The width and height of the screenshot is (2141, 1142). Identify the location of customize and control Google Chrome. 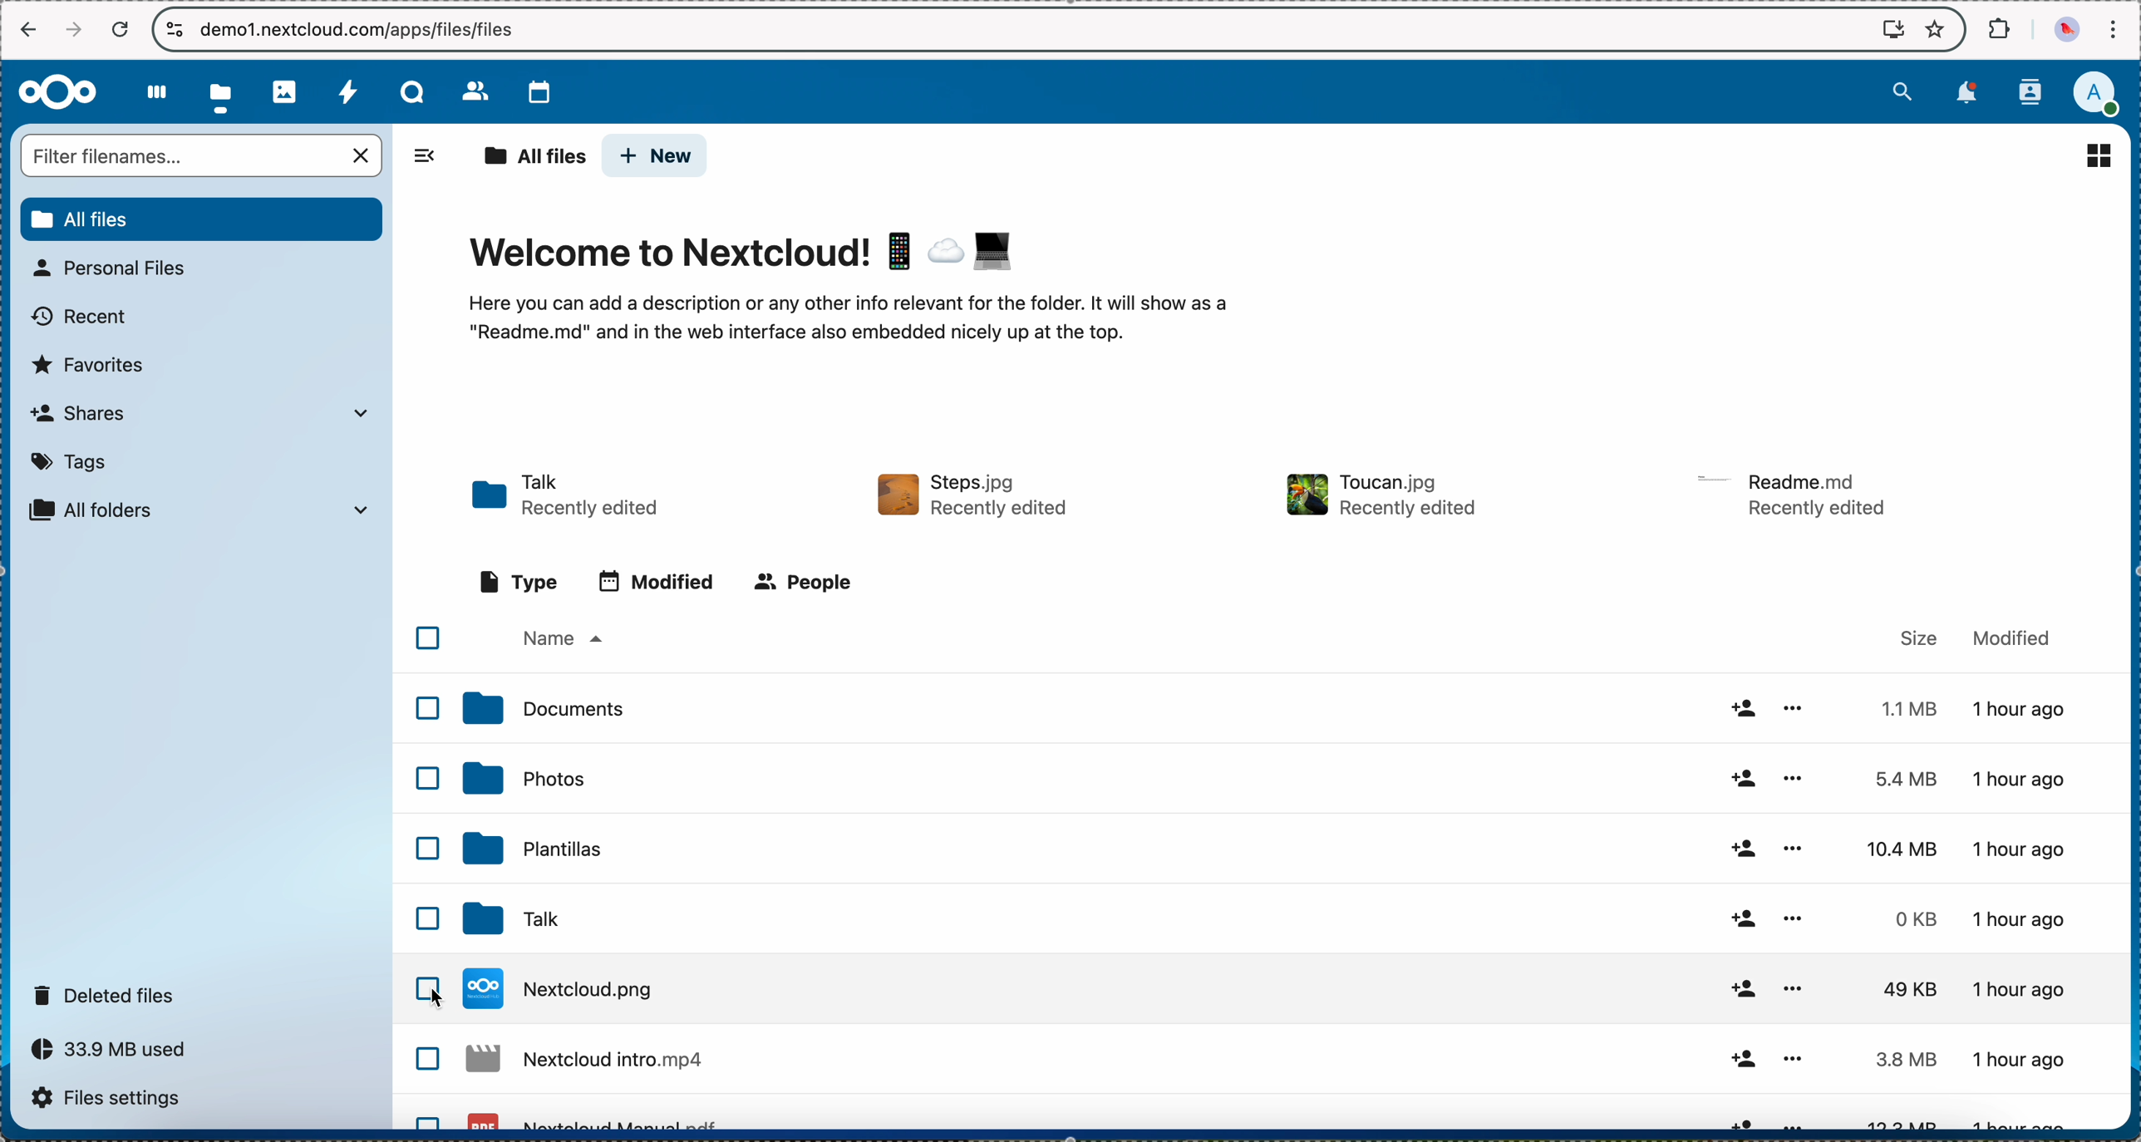
(2114, 29).